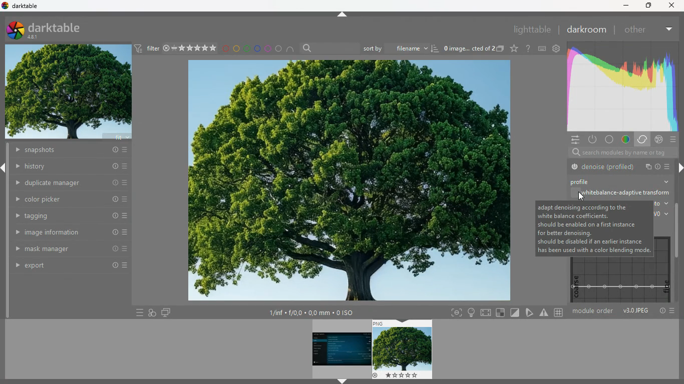 The width and height of the screenshot is (684, 384). Describe the element at coordinates (191, 48) in the screenshot. I see `rating` at that location.